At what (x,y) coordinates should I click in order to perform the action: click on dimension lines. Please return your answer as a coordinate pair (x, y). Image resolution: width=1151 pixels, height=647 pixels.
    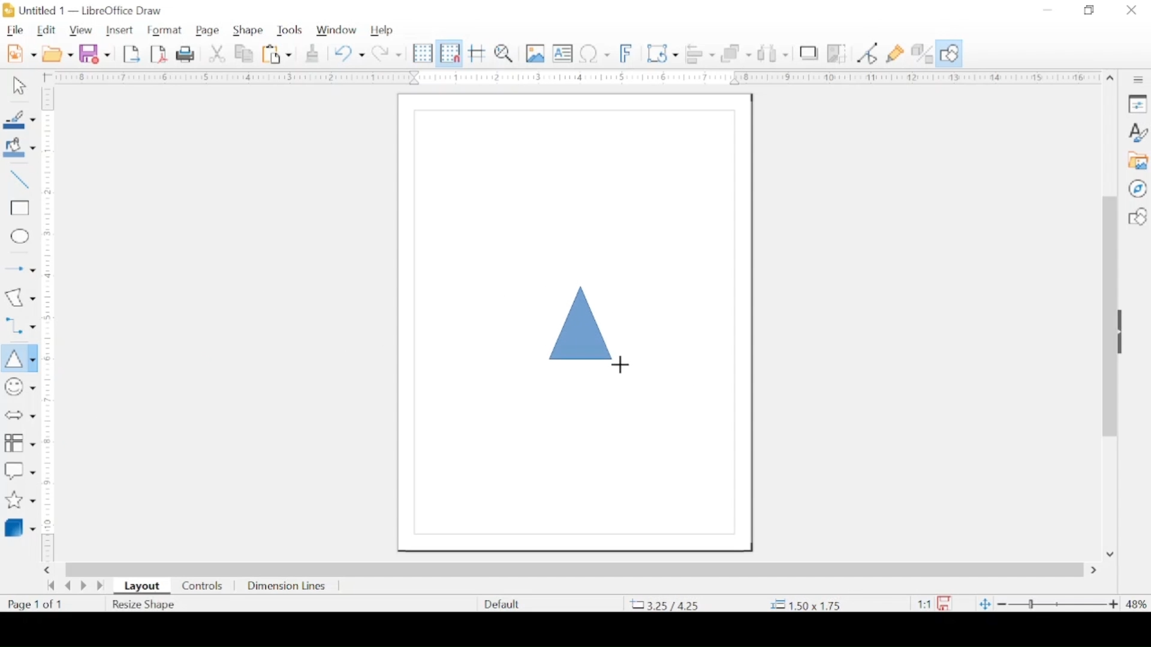
    Looking at the image, I should click on (288, 586).